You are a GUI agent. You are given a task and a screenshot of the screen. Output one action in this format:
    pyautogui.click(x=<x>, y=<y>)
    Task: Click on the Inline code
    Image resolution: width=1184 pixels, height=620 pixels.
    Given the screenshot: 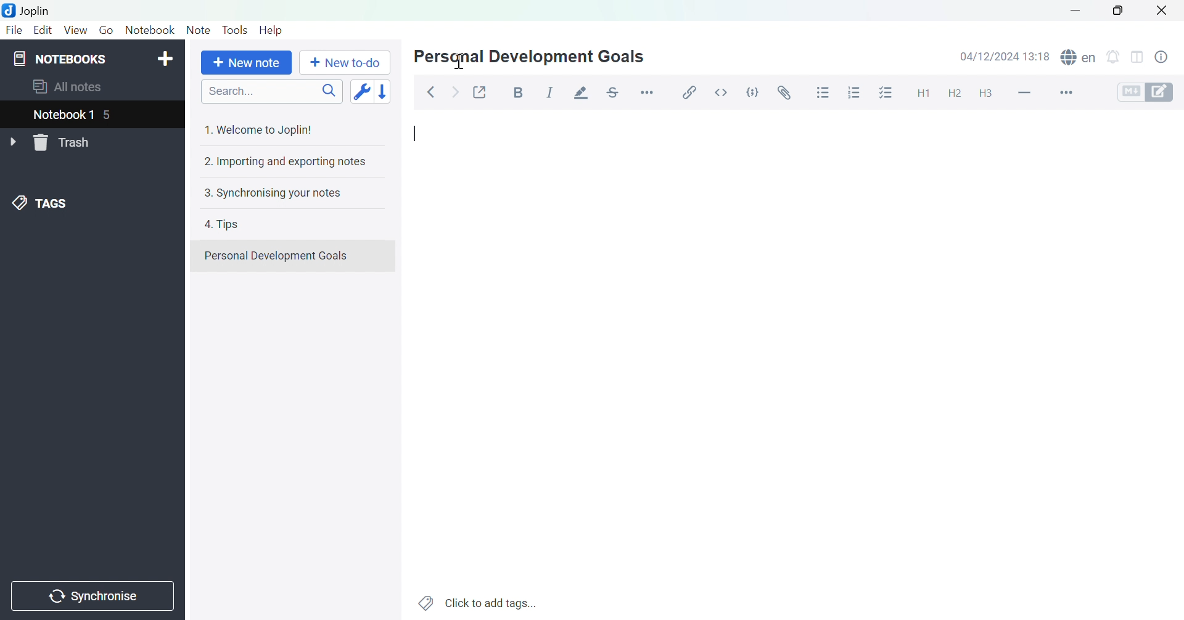 What is the action you would take?
    pyautogui.click(x=720, y=94)
    